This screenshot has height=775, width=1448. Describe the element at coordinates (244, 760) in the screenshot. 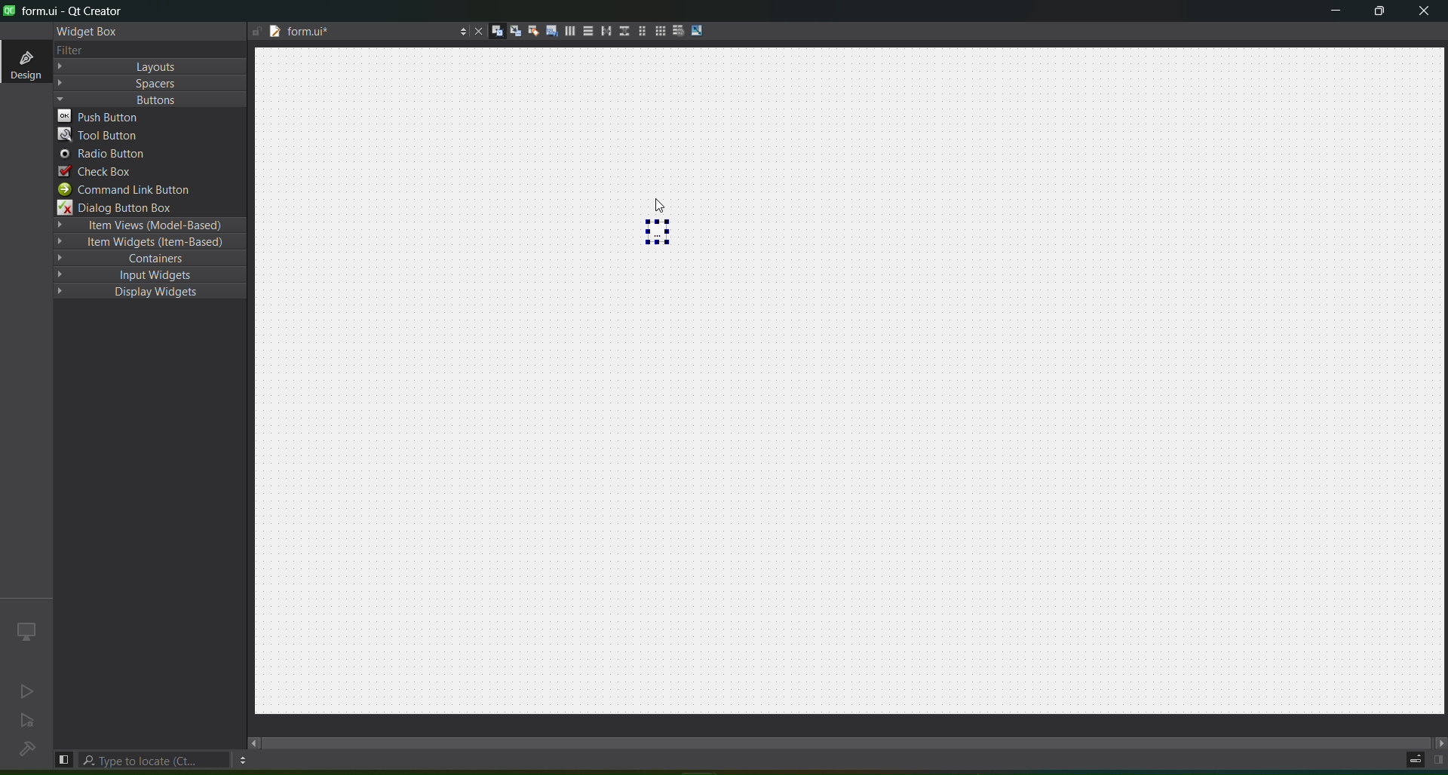

I see `options` at that location.